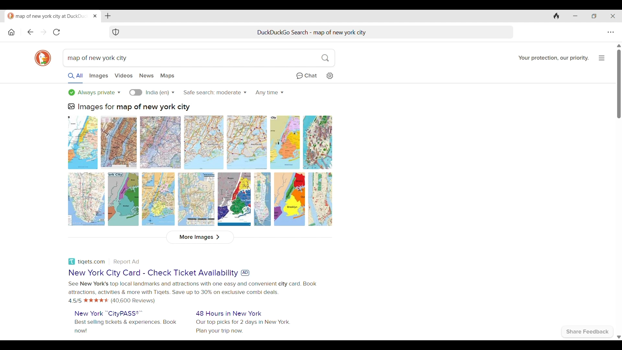 Image resolution: width=622 pixels, height=350 pixels. What do you see at coordinates (575, 16) in the screenshot?
I see `Minimize` at bounding box center [575, 16].